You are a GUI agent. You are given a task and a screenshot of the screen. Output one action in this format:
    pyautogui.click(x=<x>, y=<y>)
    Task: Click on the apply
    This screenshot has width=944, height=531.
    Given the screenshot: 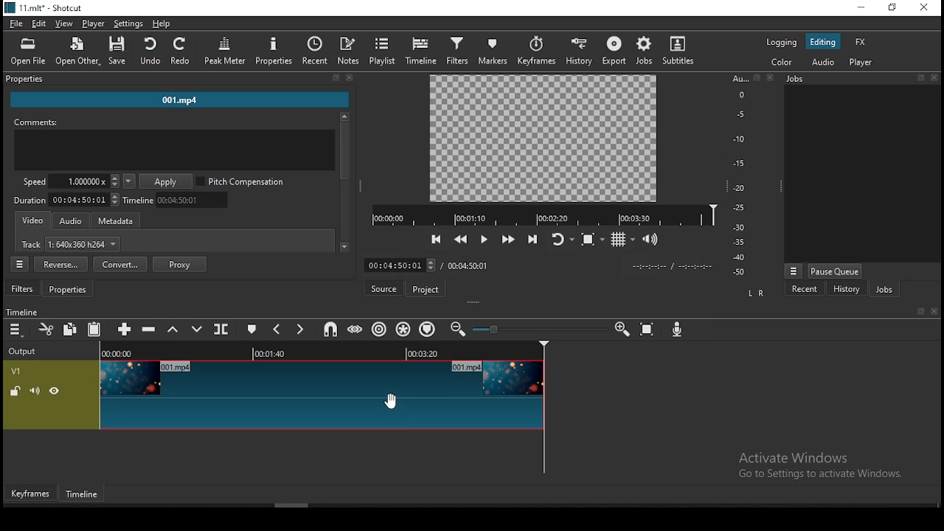 What is the action you would take?
    pyautogui.click(x=166, y=181)
    